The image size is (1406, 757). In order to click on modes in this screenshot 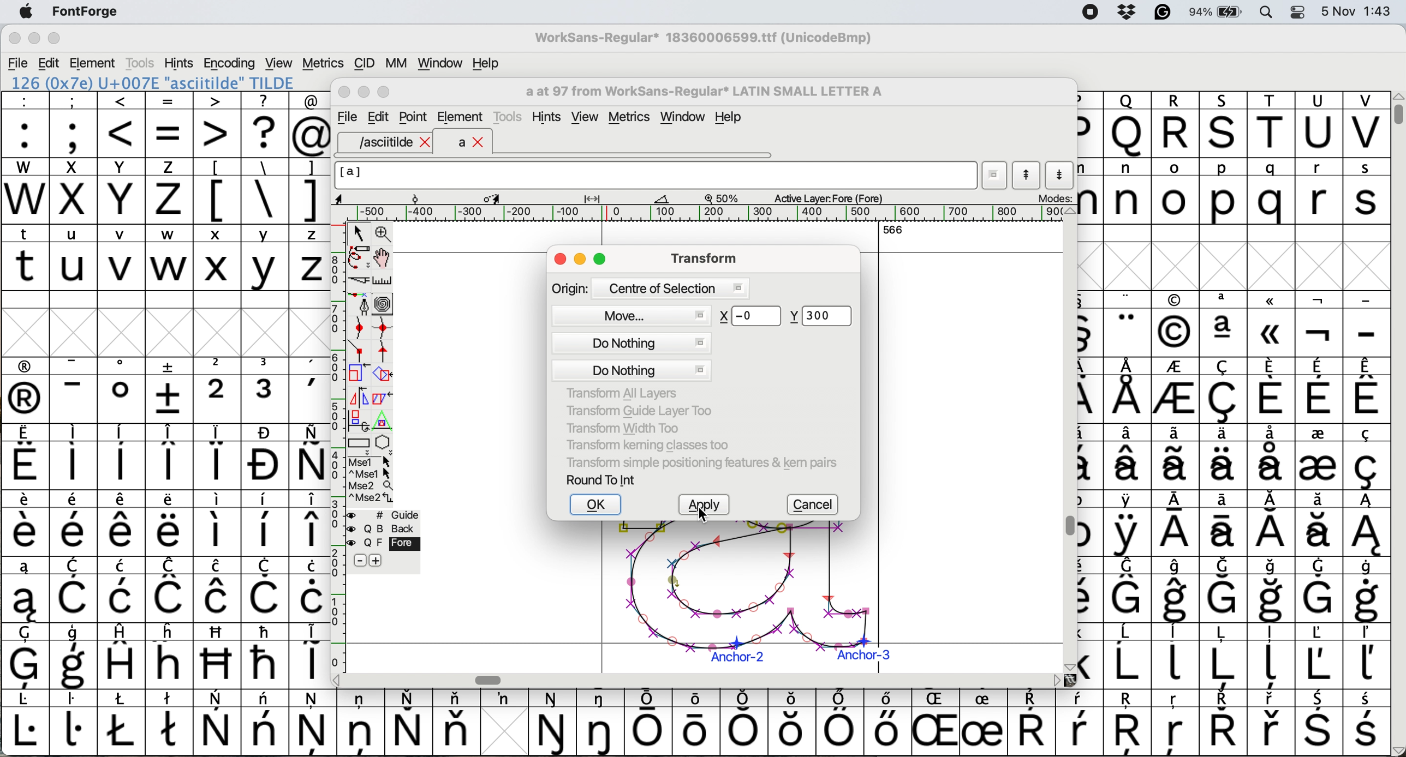, I will do `click(1054, 197)`.